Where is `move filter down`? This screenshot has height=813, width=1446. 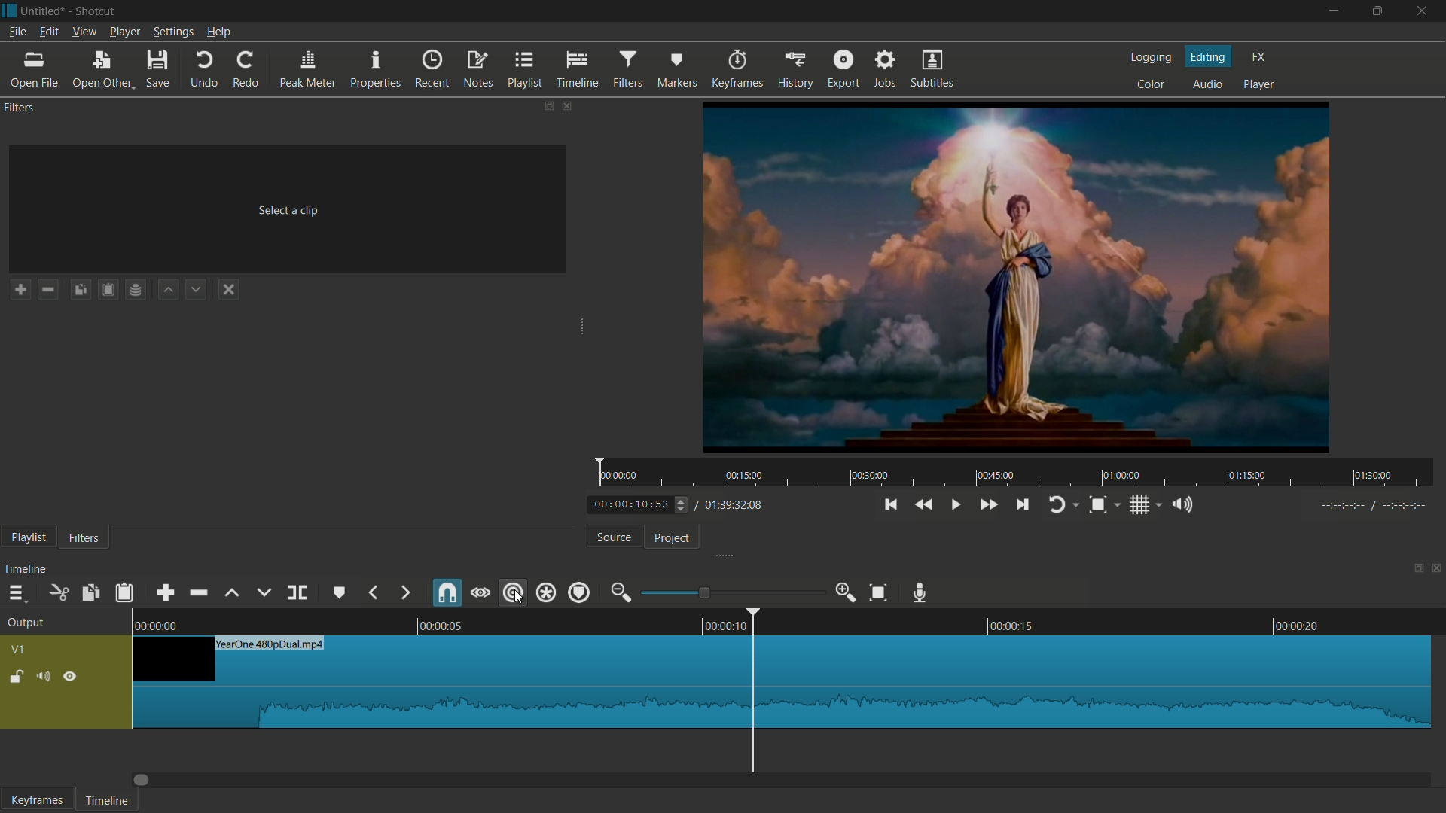
move filter down is located at coordinates (197, 288).